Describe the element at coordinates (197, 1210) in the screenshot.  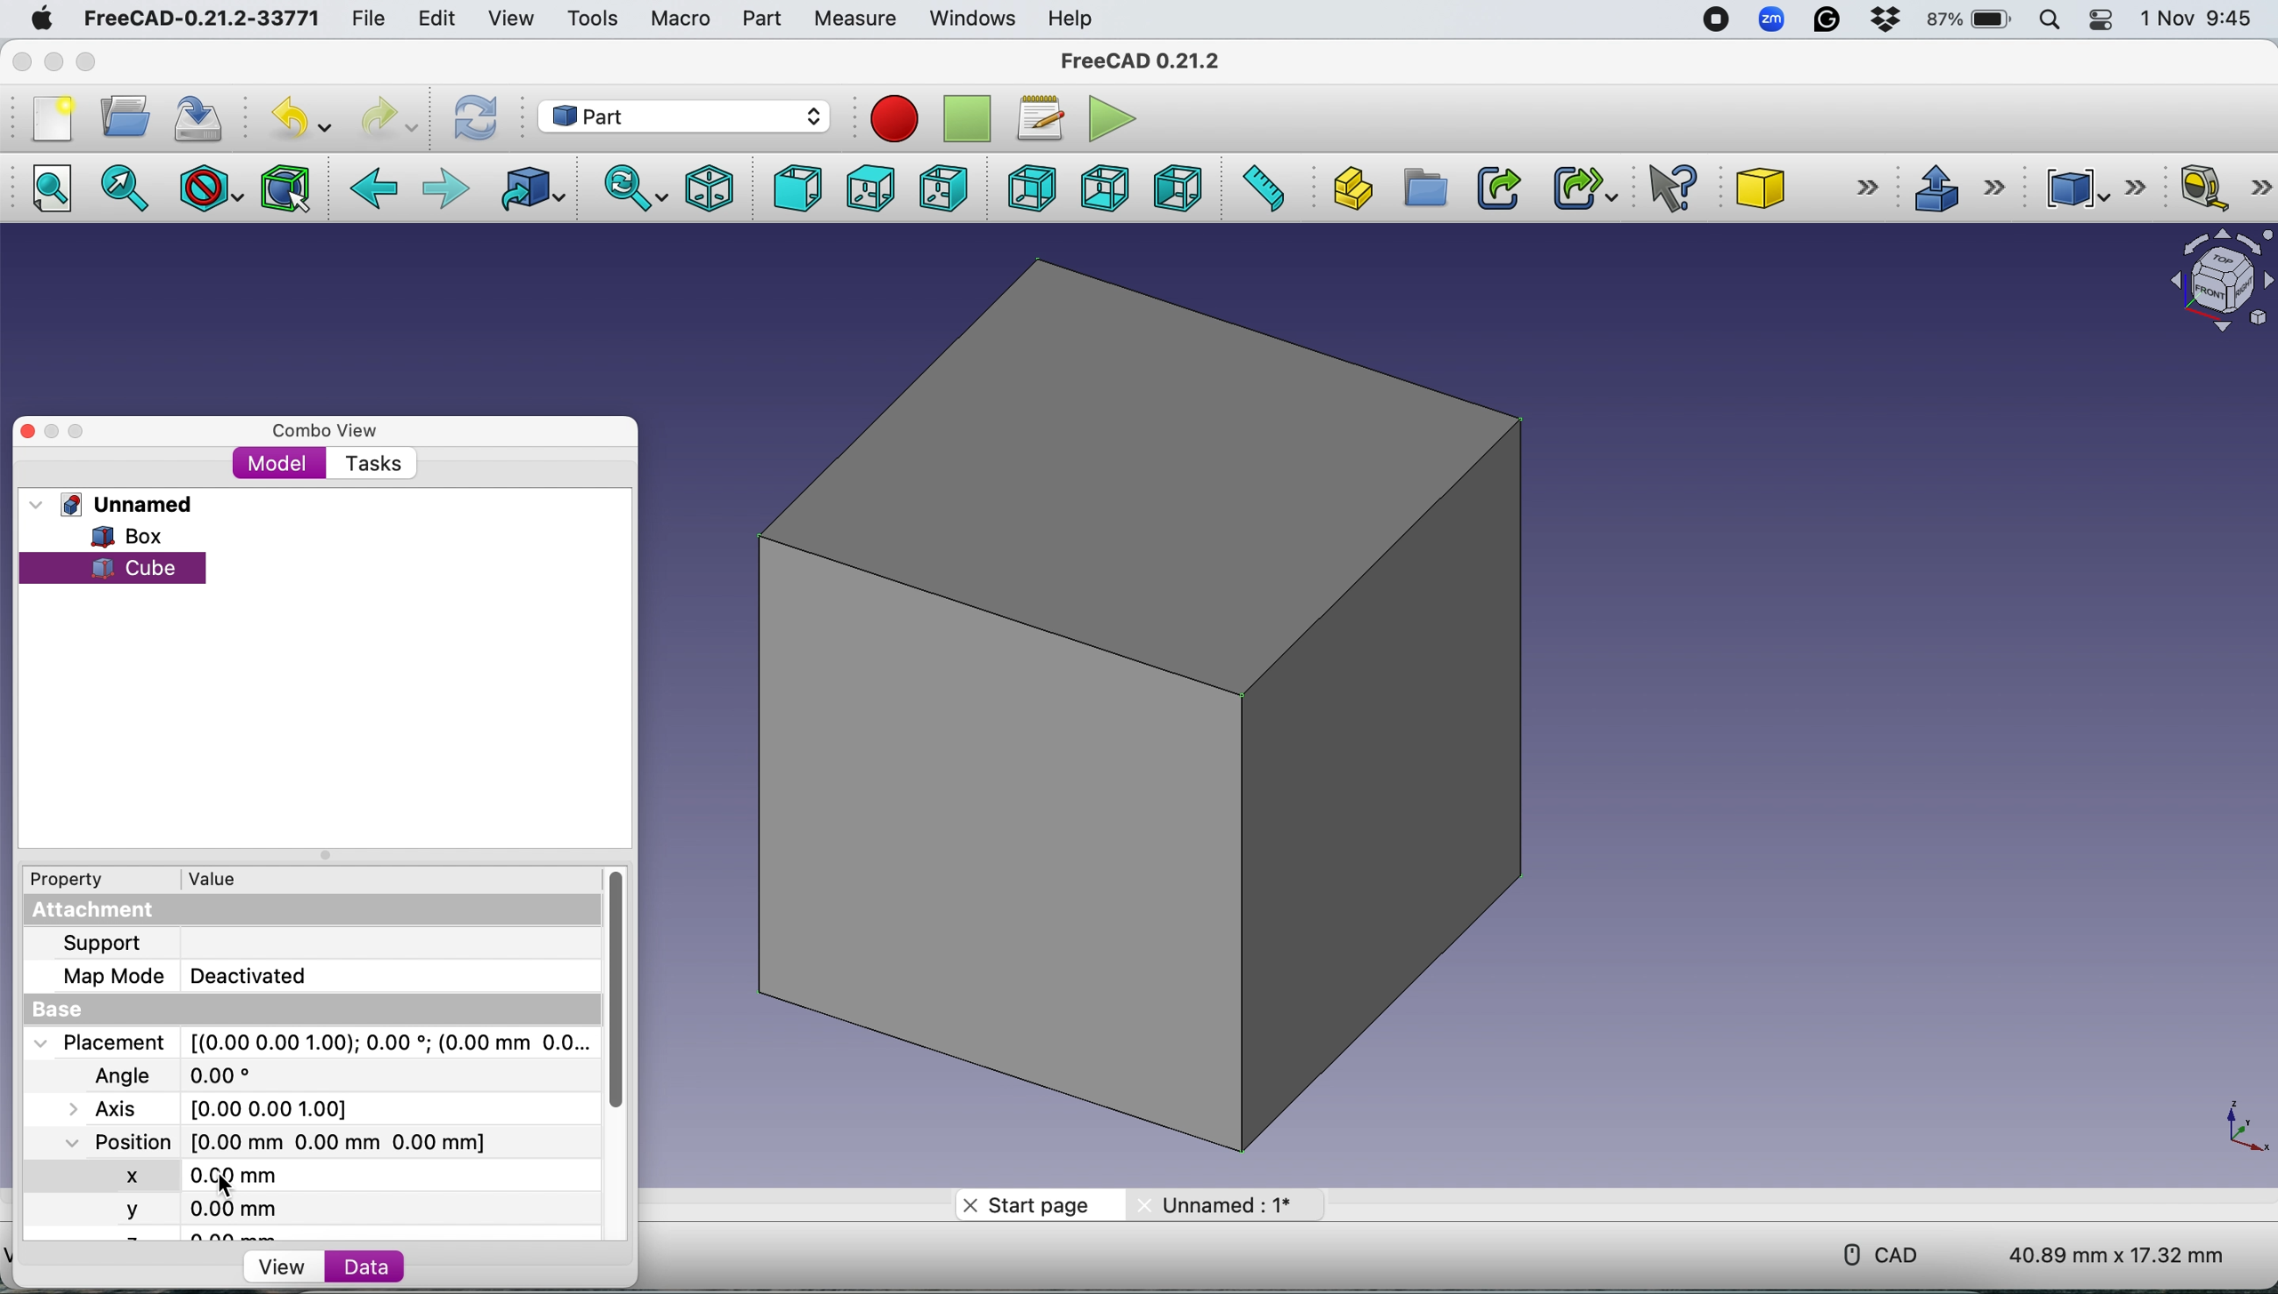
I see `y 0.00 mm` at that location.